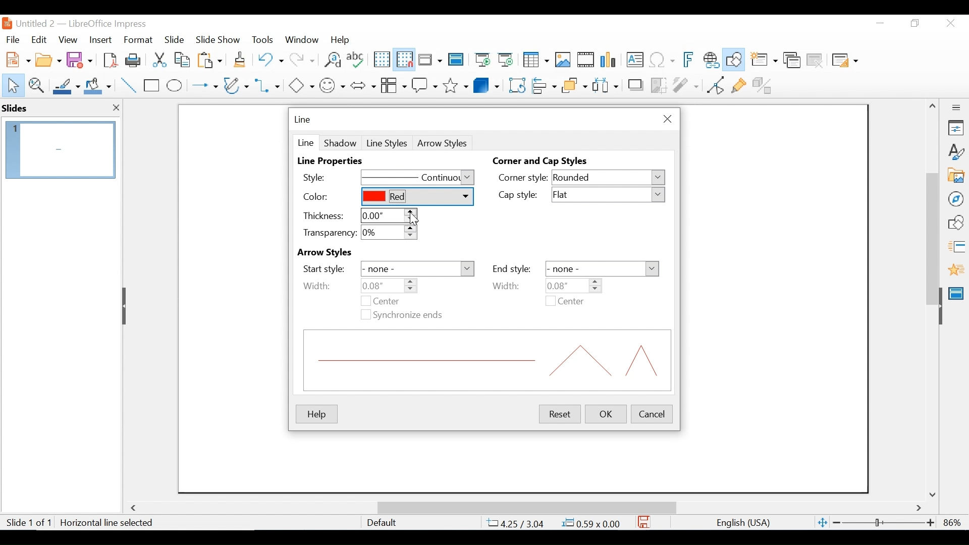  What do you see at coordinates (183, 60) in the screenshot?
I see `Copy` at bounding box center [183, 60].